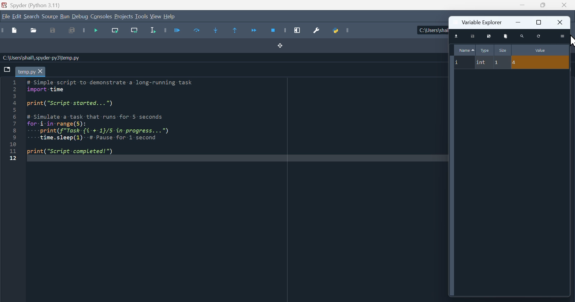 This screenshot has width=575, height=302. What do you see at coordinates (277, 30) in the screenshot?
I see `Stop debugging` at bounding box center [277, 30].